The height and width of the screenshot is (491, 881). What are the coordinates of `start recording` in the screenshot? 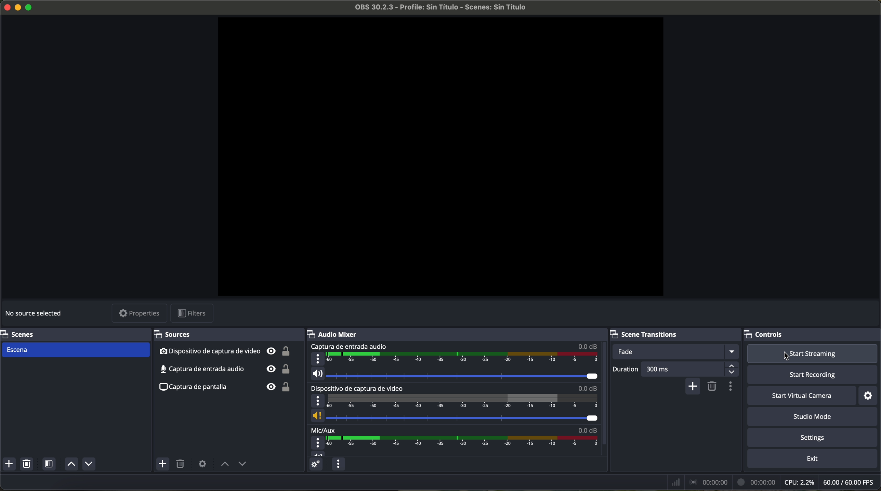 It's located at (813, 375).